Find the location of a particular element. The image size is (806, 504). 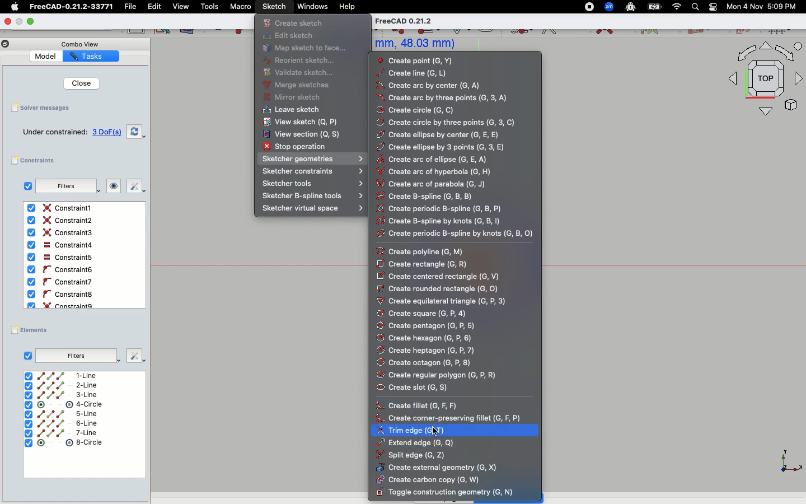

Edit is located at coordinates (154, 7).